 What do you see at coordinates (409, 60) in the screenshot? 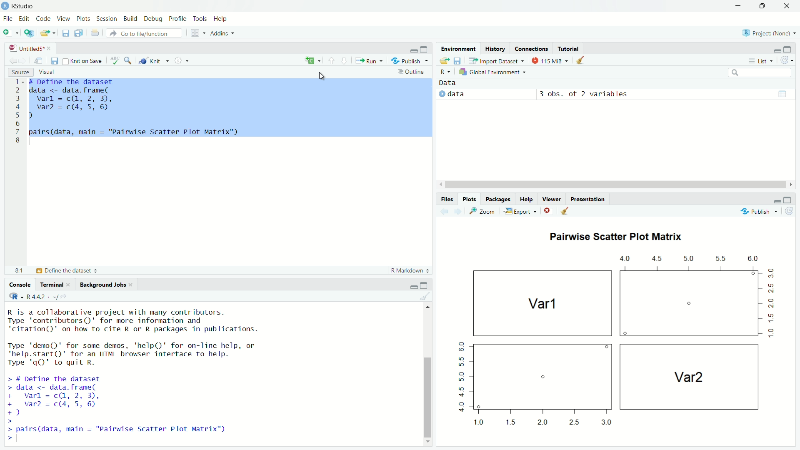
I see `Publish` at bounding box center [409, 60].